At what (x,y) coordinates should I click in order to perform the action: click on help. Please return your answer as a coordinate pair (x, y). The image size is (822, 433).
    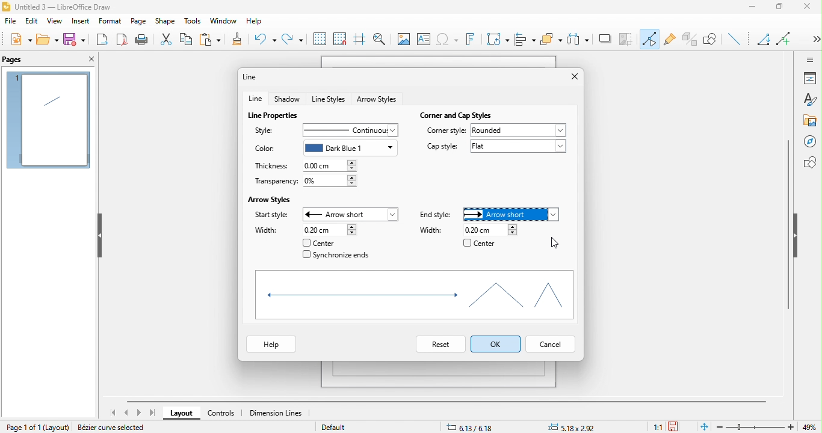
    Looking at the image, I should click on (272, 345).